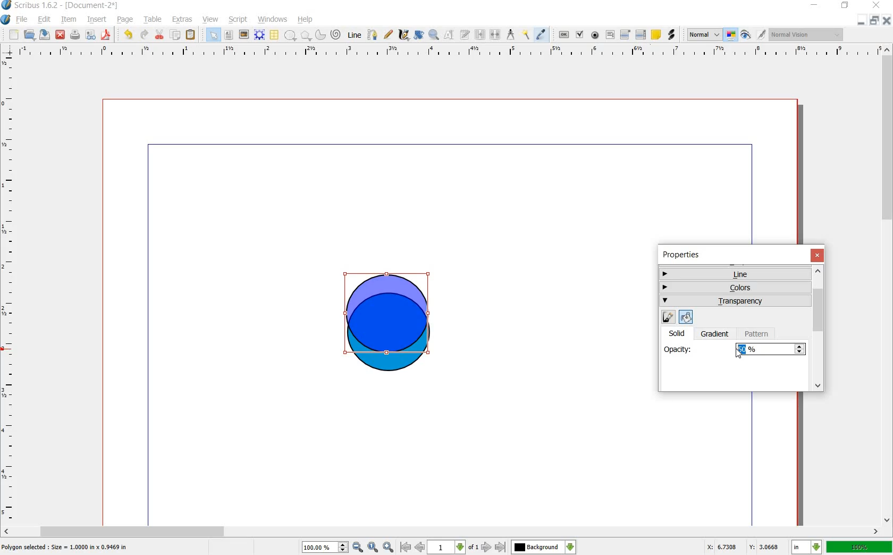 The image size is (893, 555). I want to click on text frame, so click(229, 35).